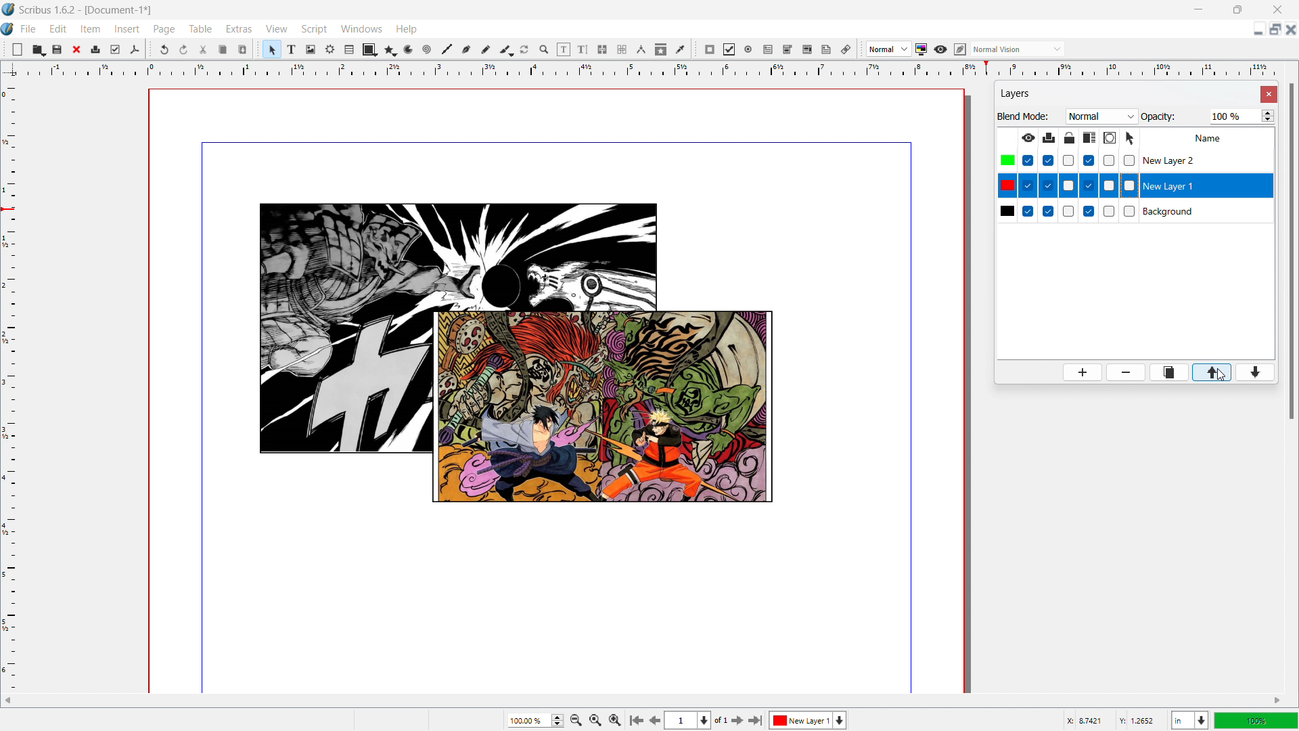  Describe the element at coordinates (1291, 29) in the screenshot. I see `close document` at that location.